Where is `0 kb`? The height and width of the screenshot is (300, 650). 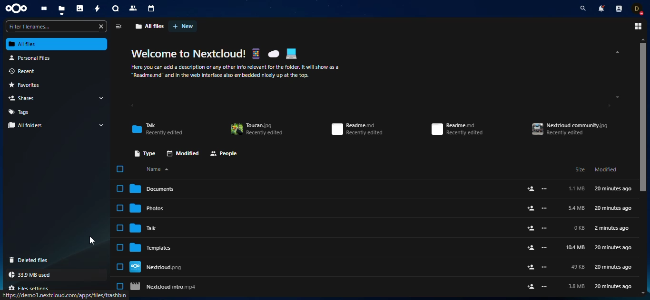
0 kb is located at coordinates (578, 228).